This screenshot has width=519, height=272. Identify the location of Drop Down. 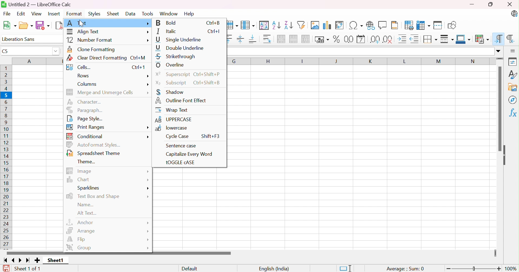
(55, 52).